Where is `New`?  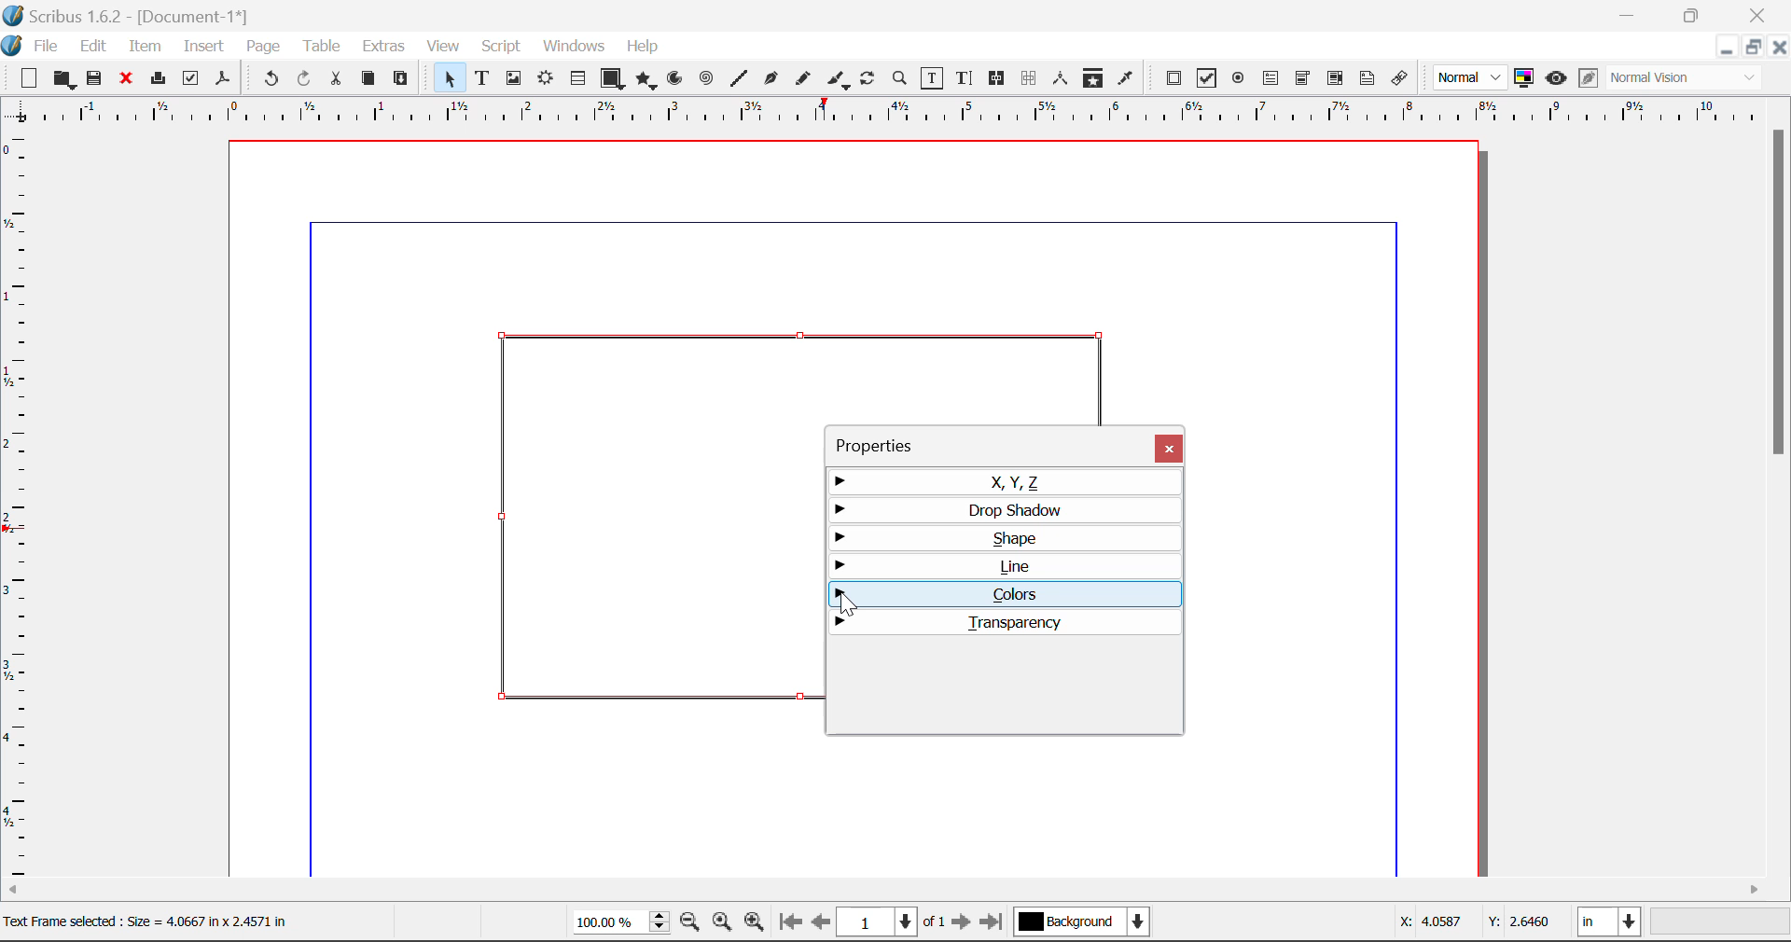 New is located at coordinates (27, 78).